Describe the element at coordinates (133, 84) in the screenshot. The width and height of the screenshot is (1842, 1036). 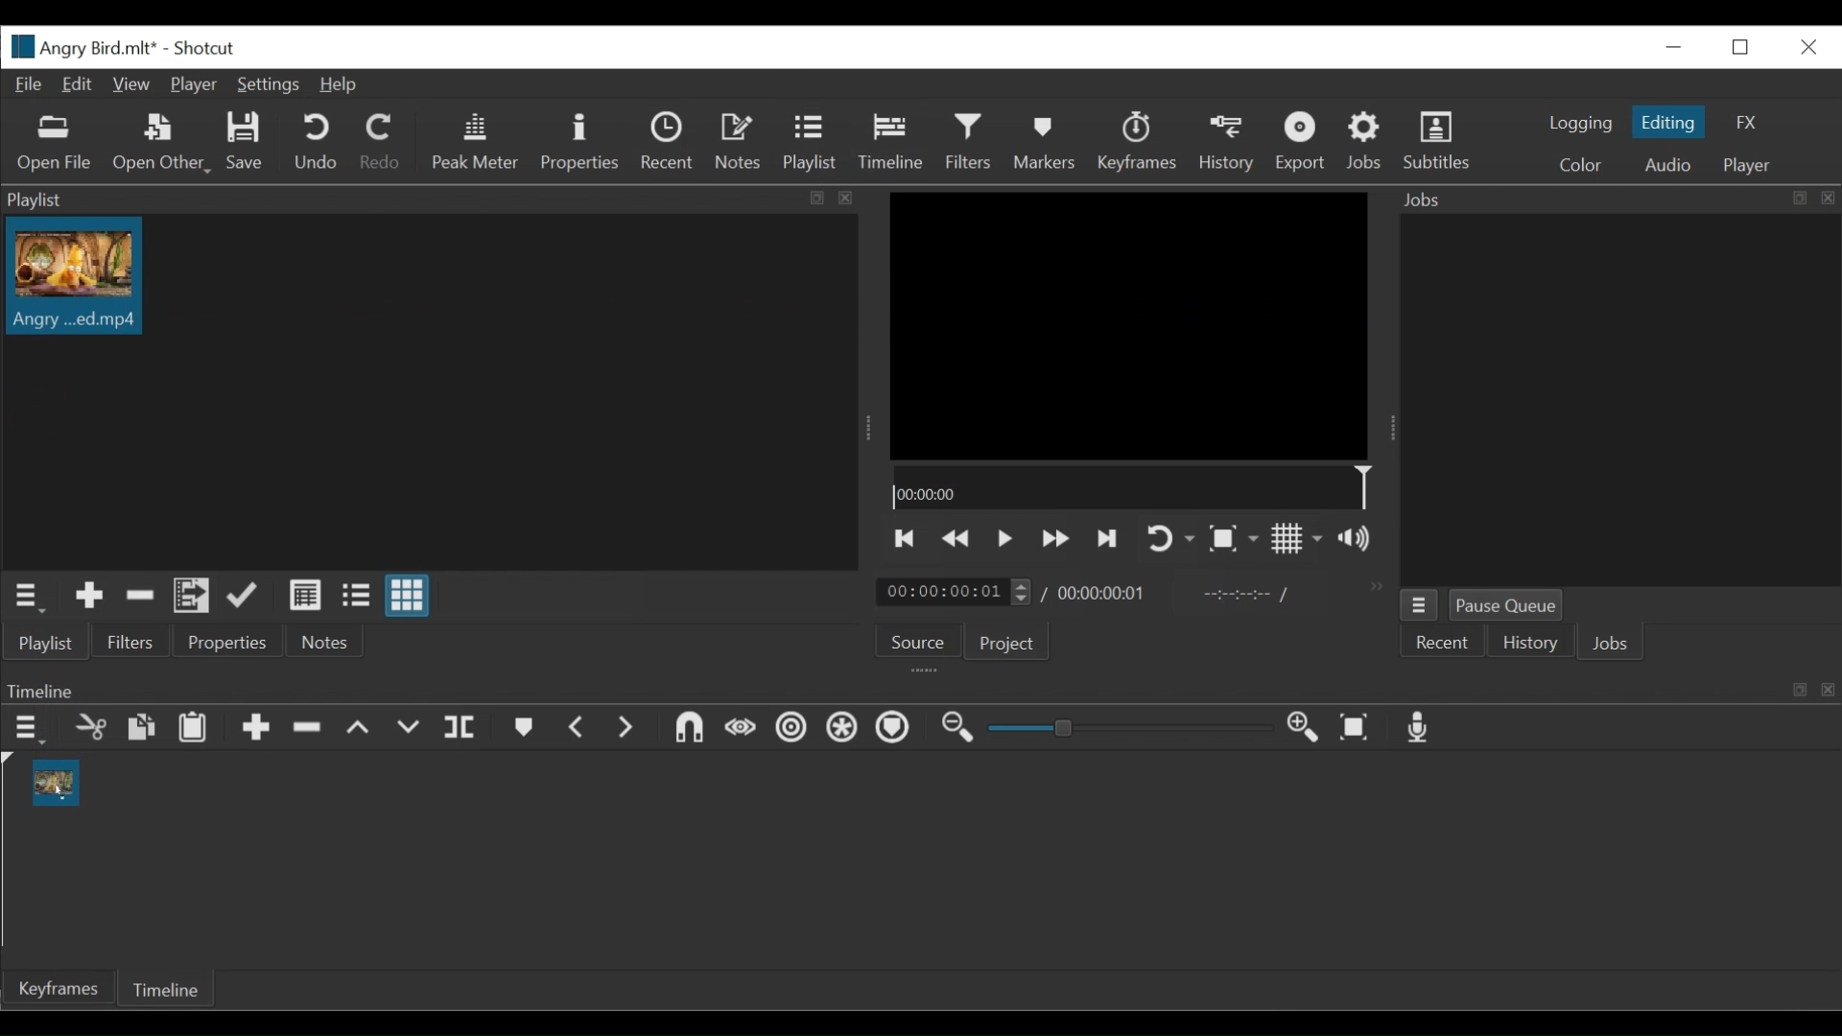
I see `View` at that location.